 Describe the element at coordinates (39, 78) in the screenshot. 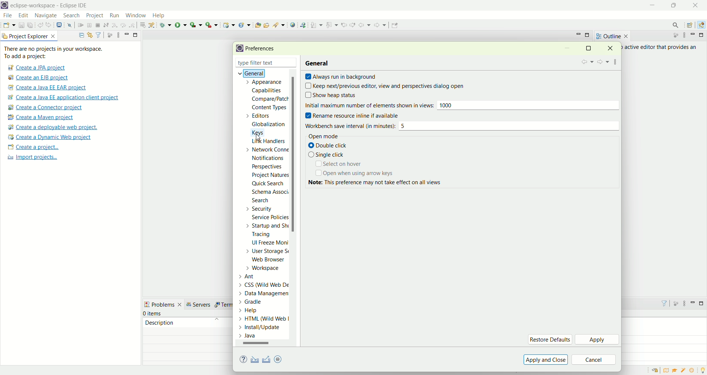

I see `create a EJB project` at that location.